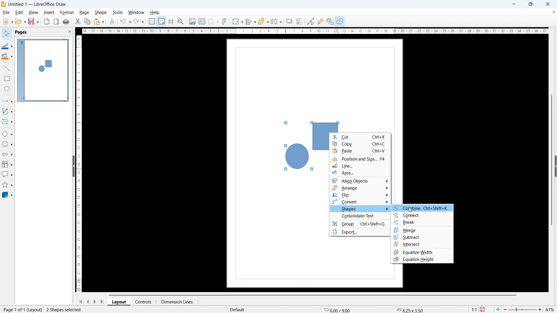 The image size is (557, 313). What do you see at coordinates (162, 21) in the screenshot?
I see `snap to grid` at bounding box center [162, 21].